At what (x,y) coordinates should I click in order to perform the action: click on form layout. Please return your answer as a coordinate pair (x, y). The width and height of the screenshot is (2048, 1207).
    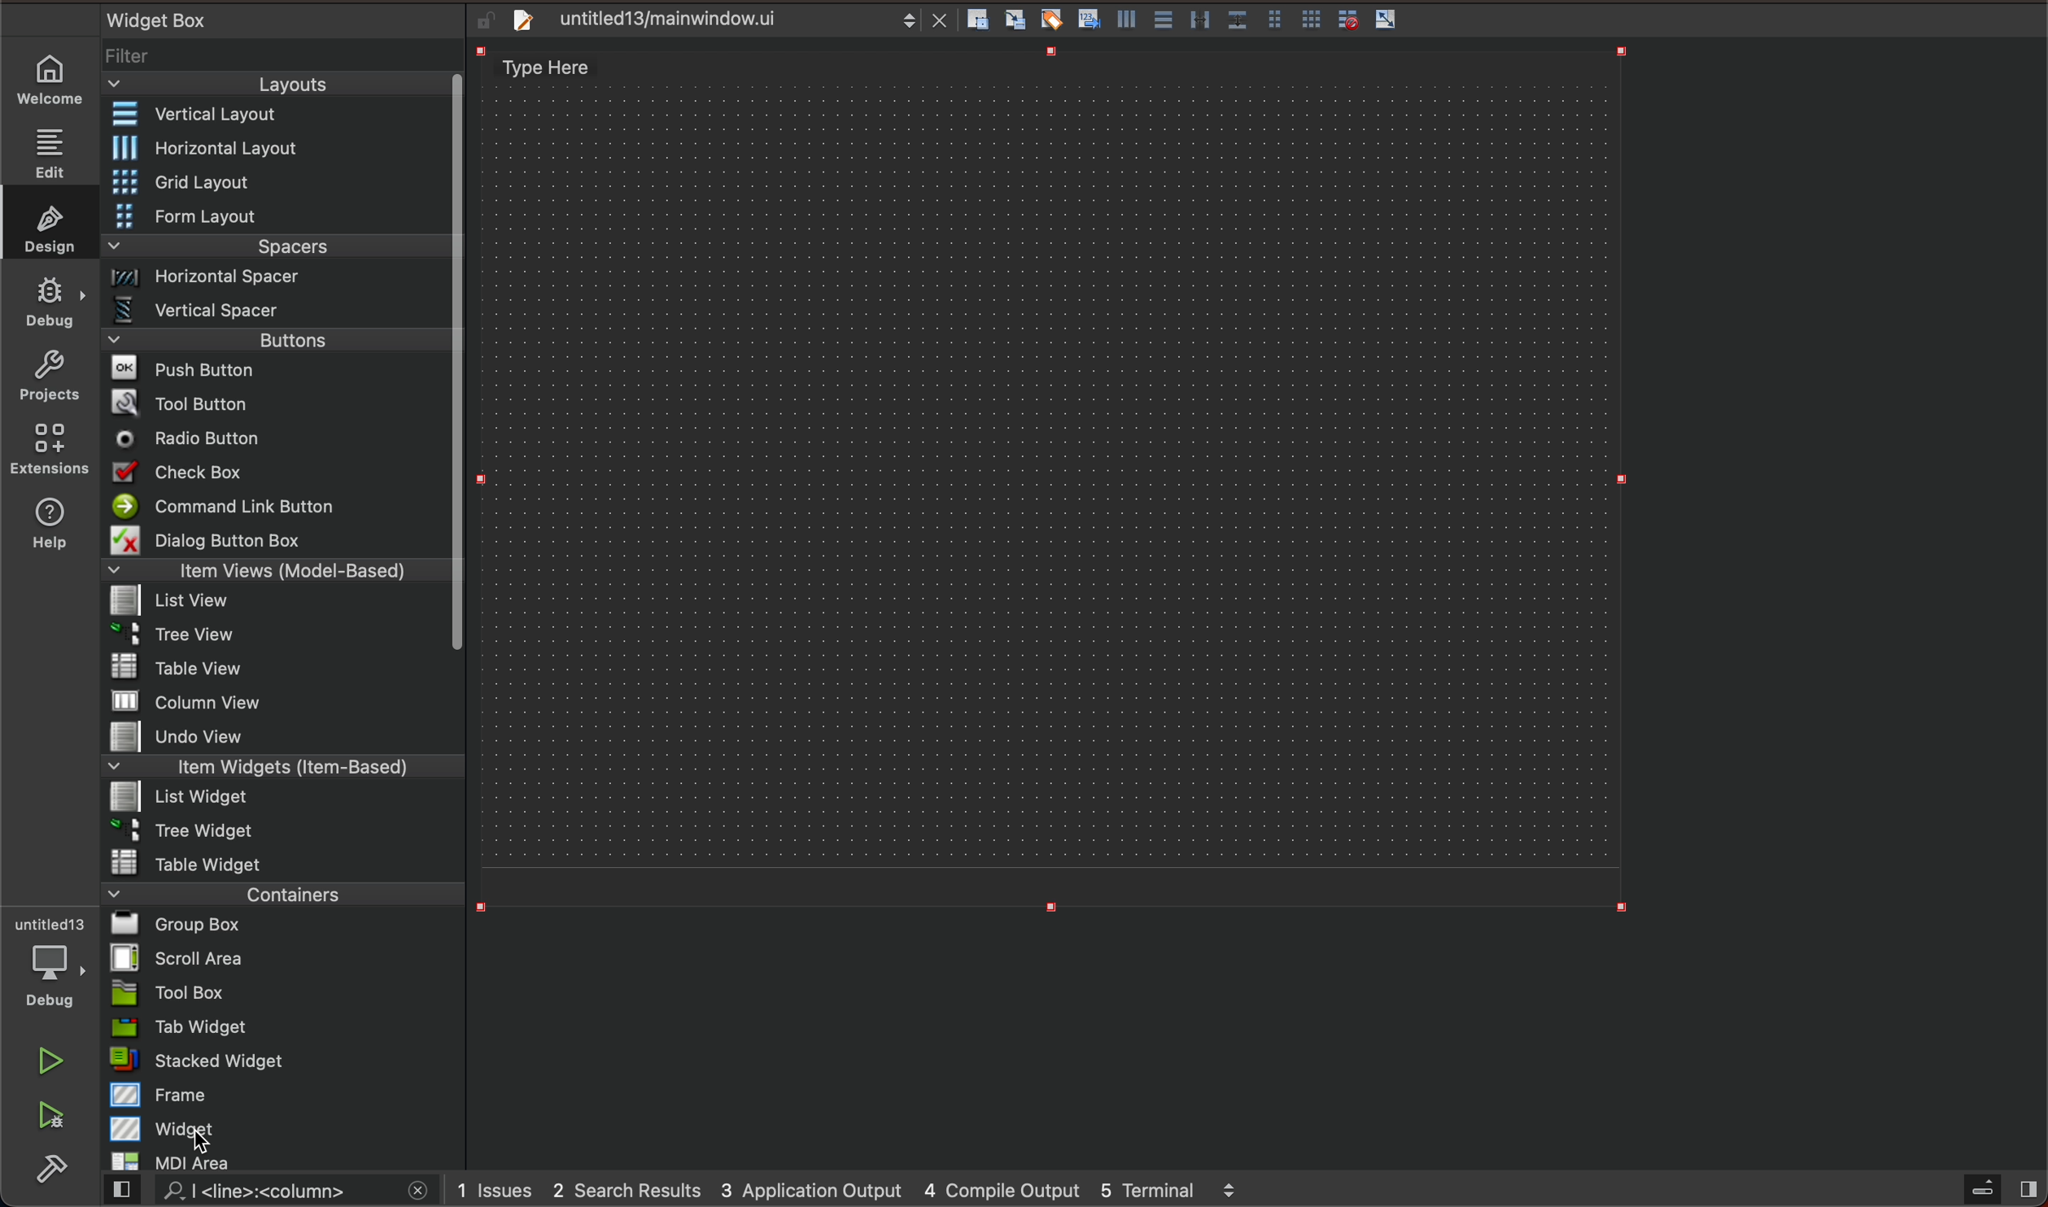
    Looking at the image, I should click on (277, 215).